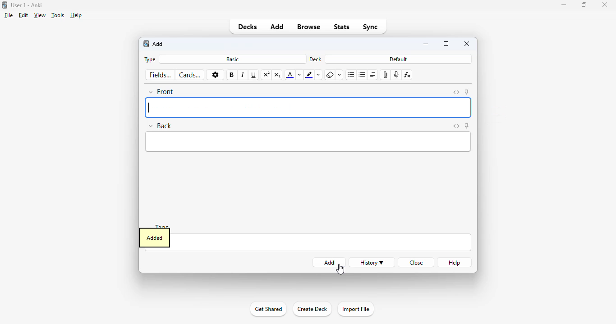 Image resolution: width=616 pixels, height=324 pixels. I want to click on minimize, so click(426, 44).